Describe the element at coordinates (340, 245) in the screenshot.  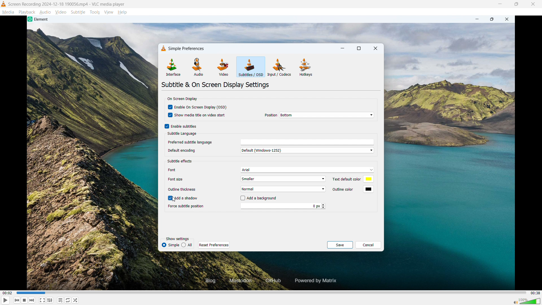
I see `save` at that location.